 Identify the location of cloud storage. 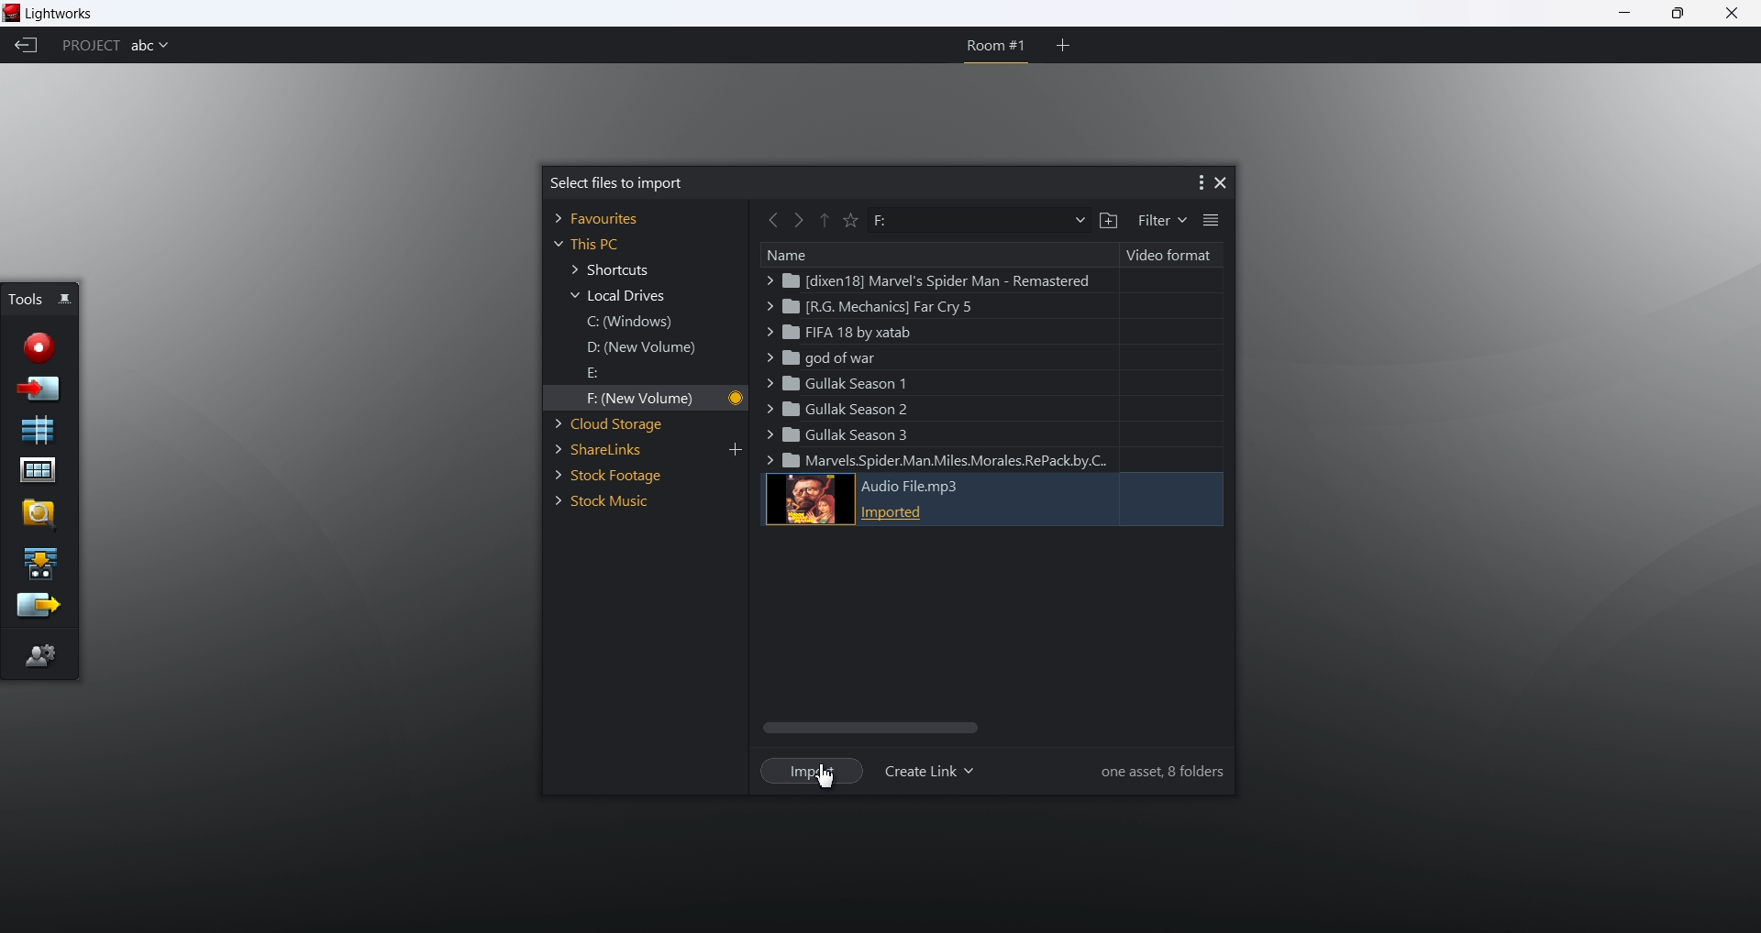
(616, 424).